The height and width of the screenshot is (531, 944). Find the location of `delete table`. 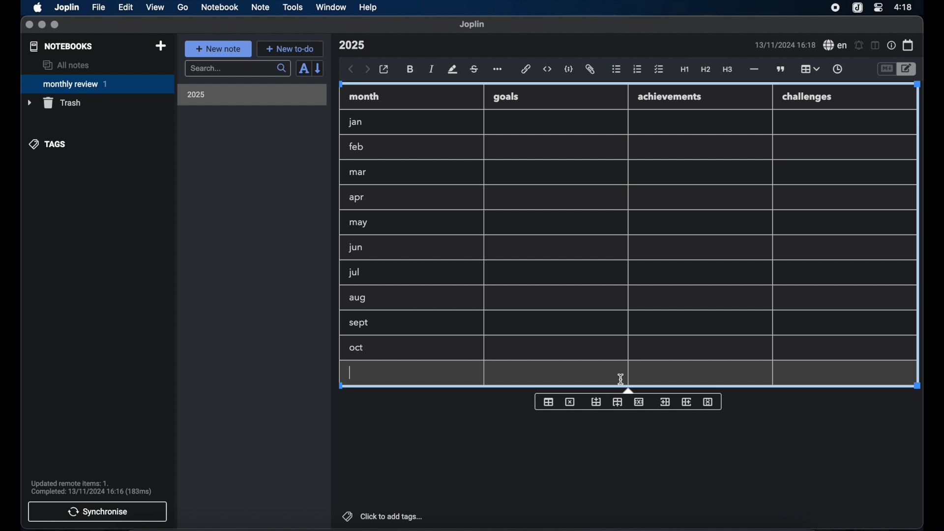

delete table is located at coordinates (570, 402).